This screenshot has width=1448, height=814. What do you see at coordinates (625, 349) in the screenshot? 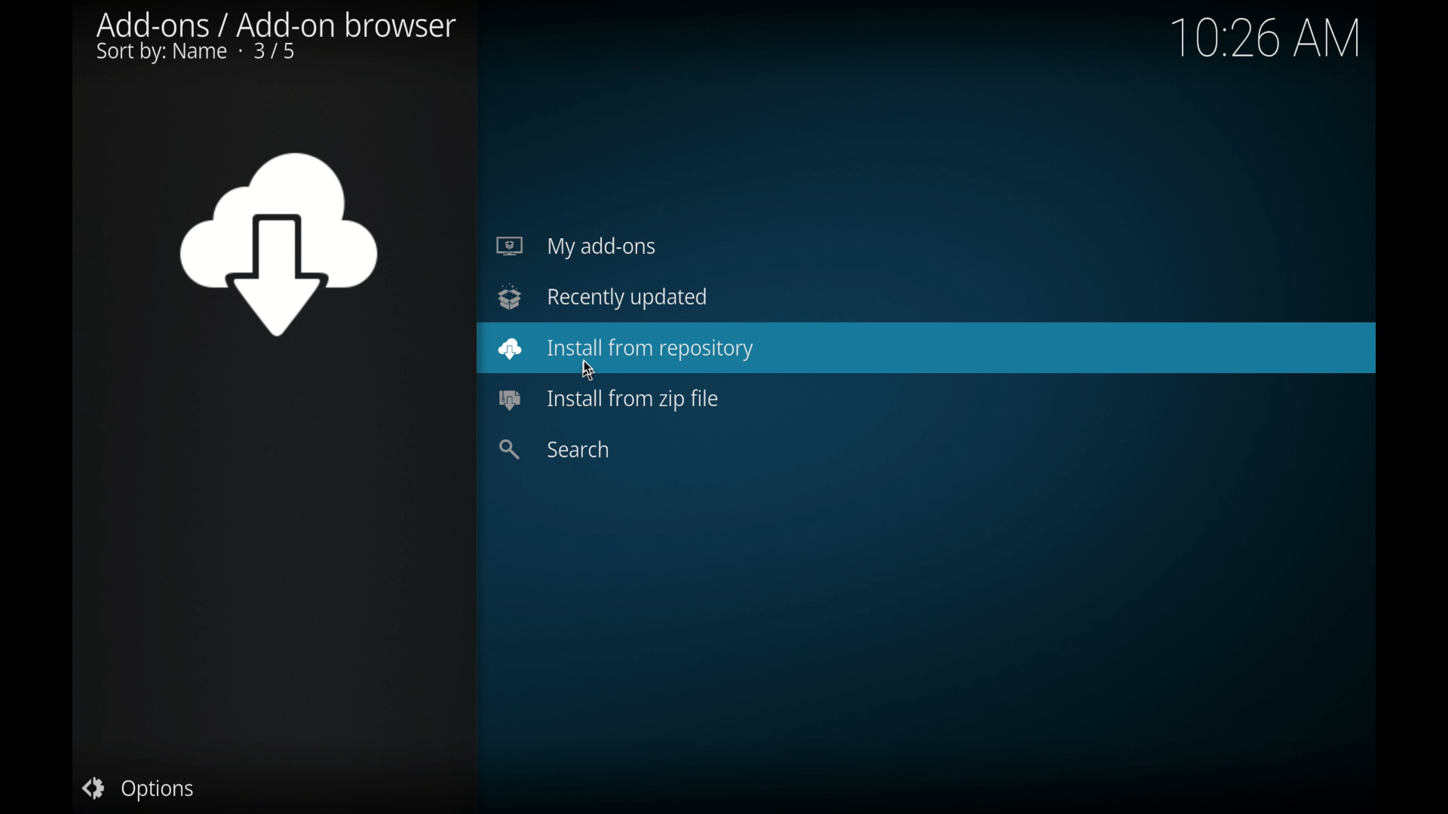
I see `install from repository` at bounding box center [625, 349].